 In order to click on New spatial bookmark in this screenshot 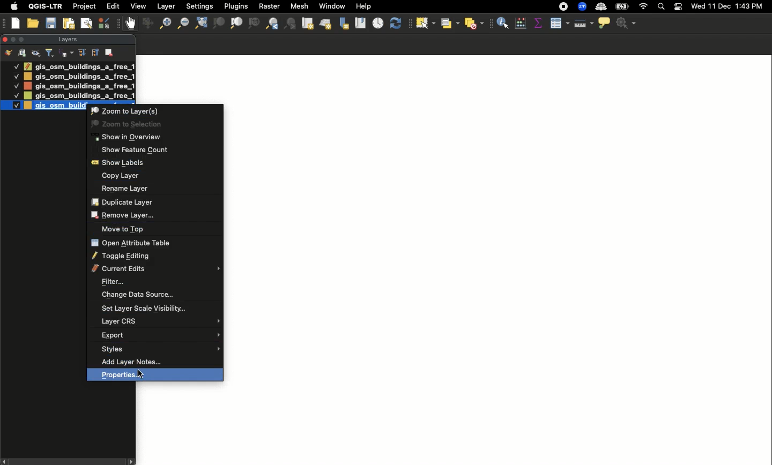, I will do `click(343, 24)`.